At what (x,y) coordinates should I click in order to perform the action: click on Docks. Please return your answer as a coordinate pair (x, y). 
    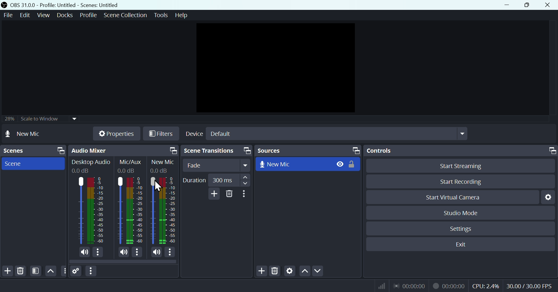
    Looking at the image, I should click on (66, 15).